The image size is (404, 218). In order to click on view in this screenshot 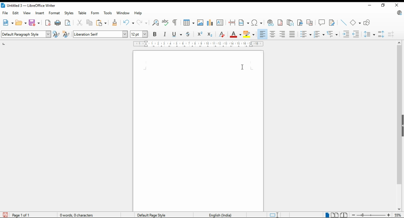, I will do `click(27, 13)`.